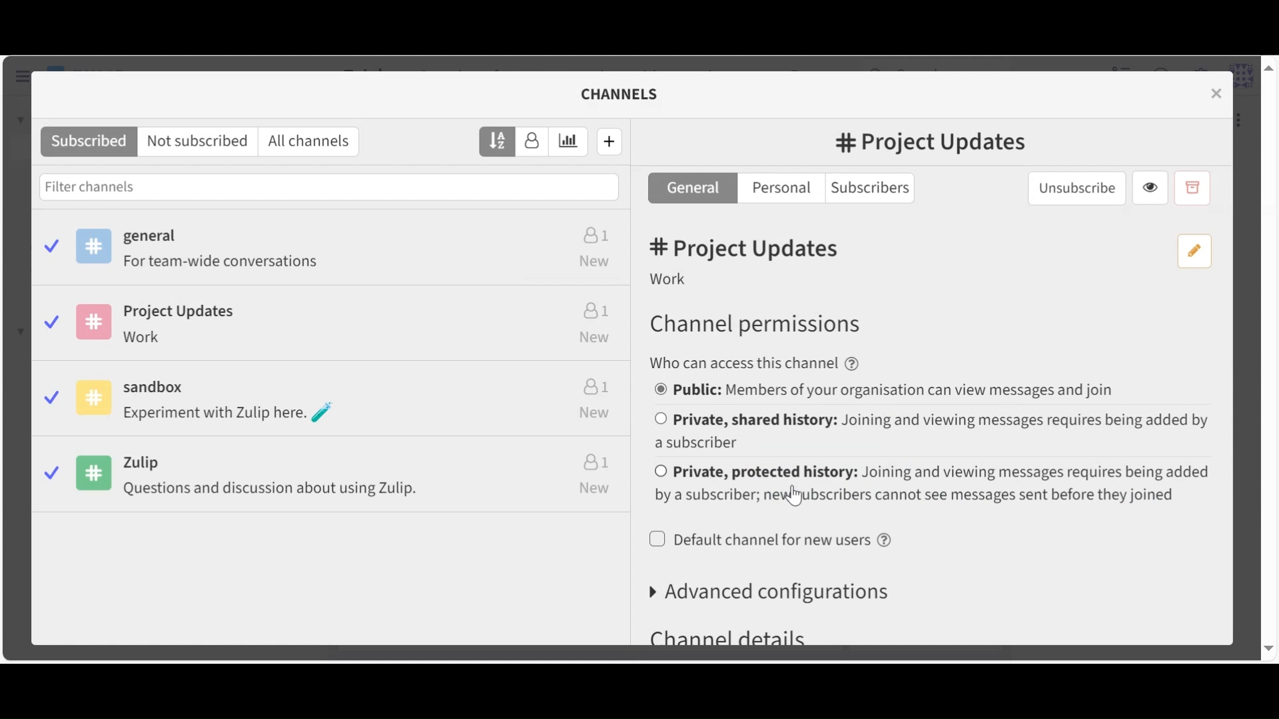 Image resolution: width=1279 pixels, height=719 pixels. I want to click on Channel name, so click(742, 249).